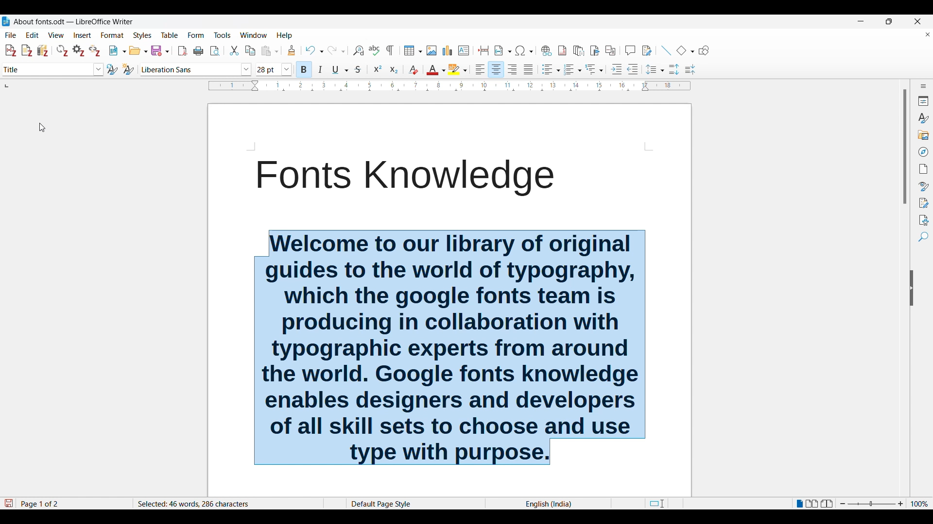 This screenshot has height=524, width=933. I want to click on Toggle formatting marks, so click(390, 50).